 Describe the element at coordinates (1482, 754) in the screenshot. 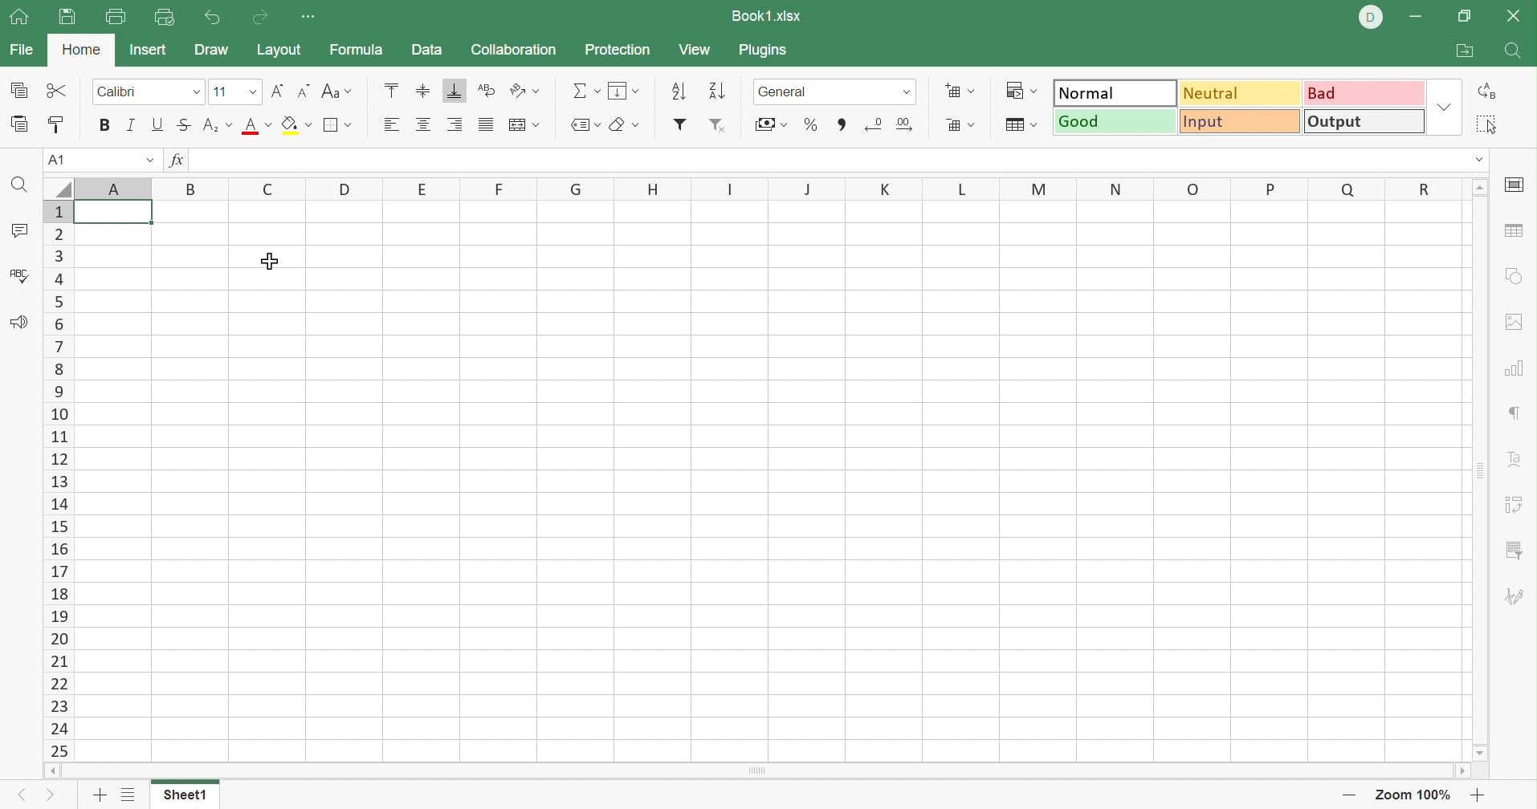

I see `Scroll down` at that location.